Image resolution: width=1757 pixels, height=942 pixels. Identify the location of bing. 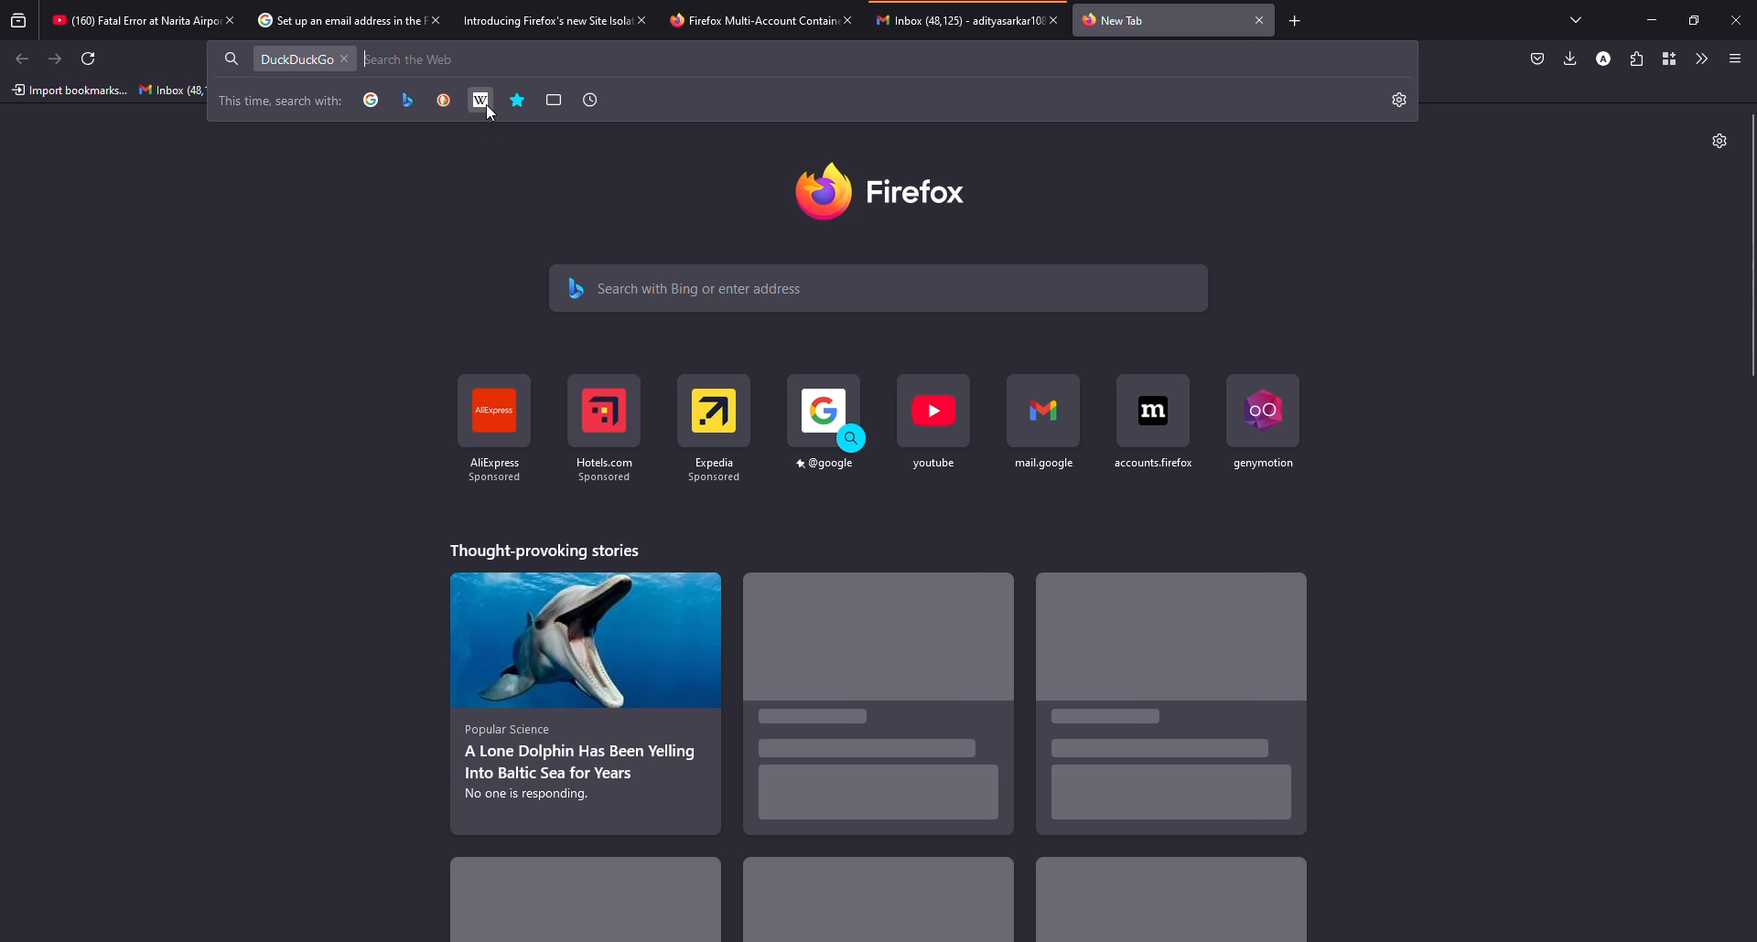
(407, 101).